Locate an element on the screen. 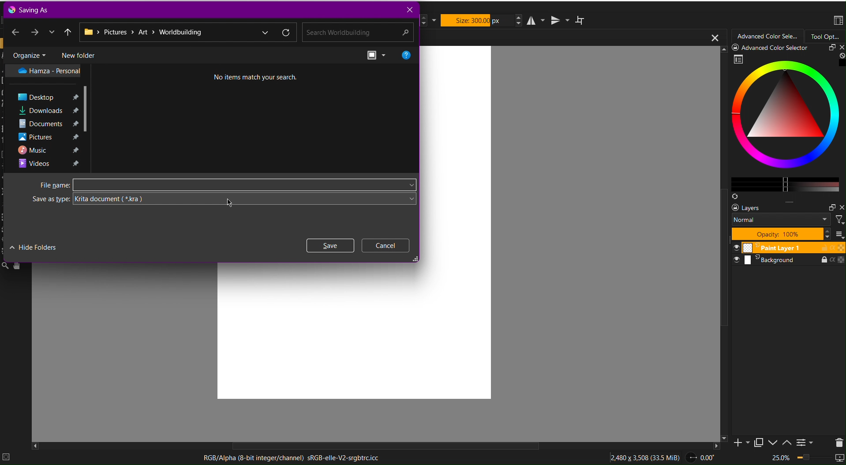 This screenshot has height=465, width=846. Advanced Color Selector is located at coordinates (782, 123).